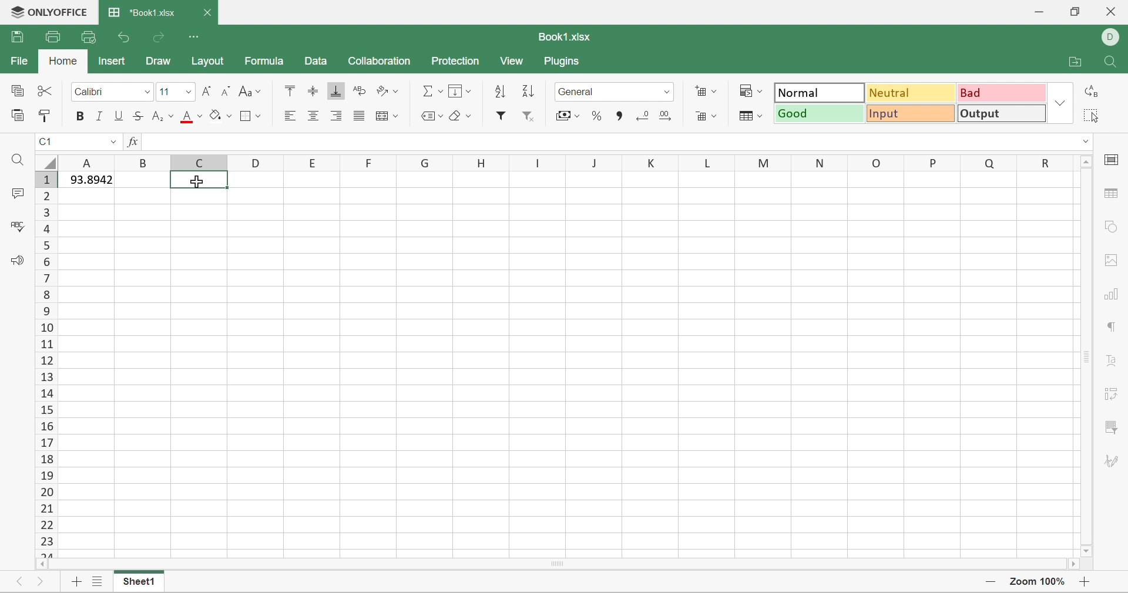  Describe the element at coordinates (1060, 103) in the screenshot. I see `Drop Down` at that location.